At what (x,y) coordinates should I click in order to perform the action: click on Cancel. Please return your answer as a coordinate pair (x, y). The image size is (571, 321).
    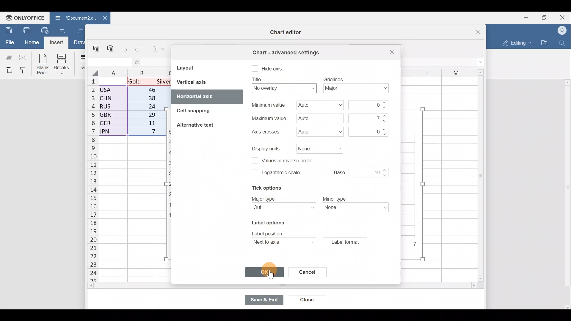
    Looking at the image, I should click on (305, 271).